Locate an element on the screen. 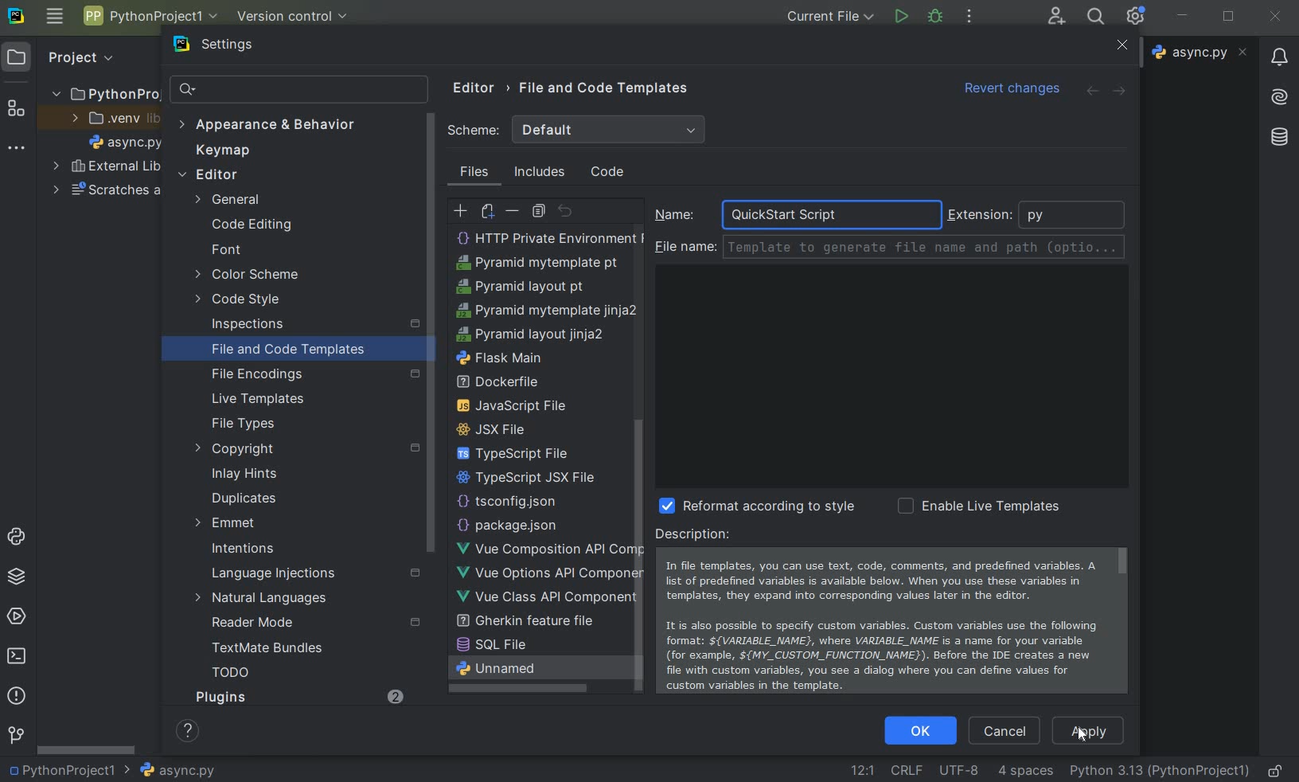 The image size is (1299, 782). create template is located at coordinates (461, 212).